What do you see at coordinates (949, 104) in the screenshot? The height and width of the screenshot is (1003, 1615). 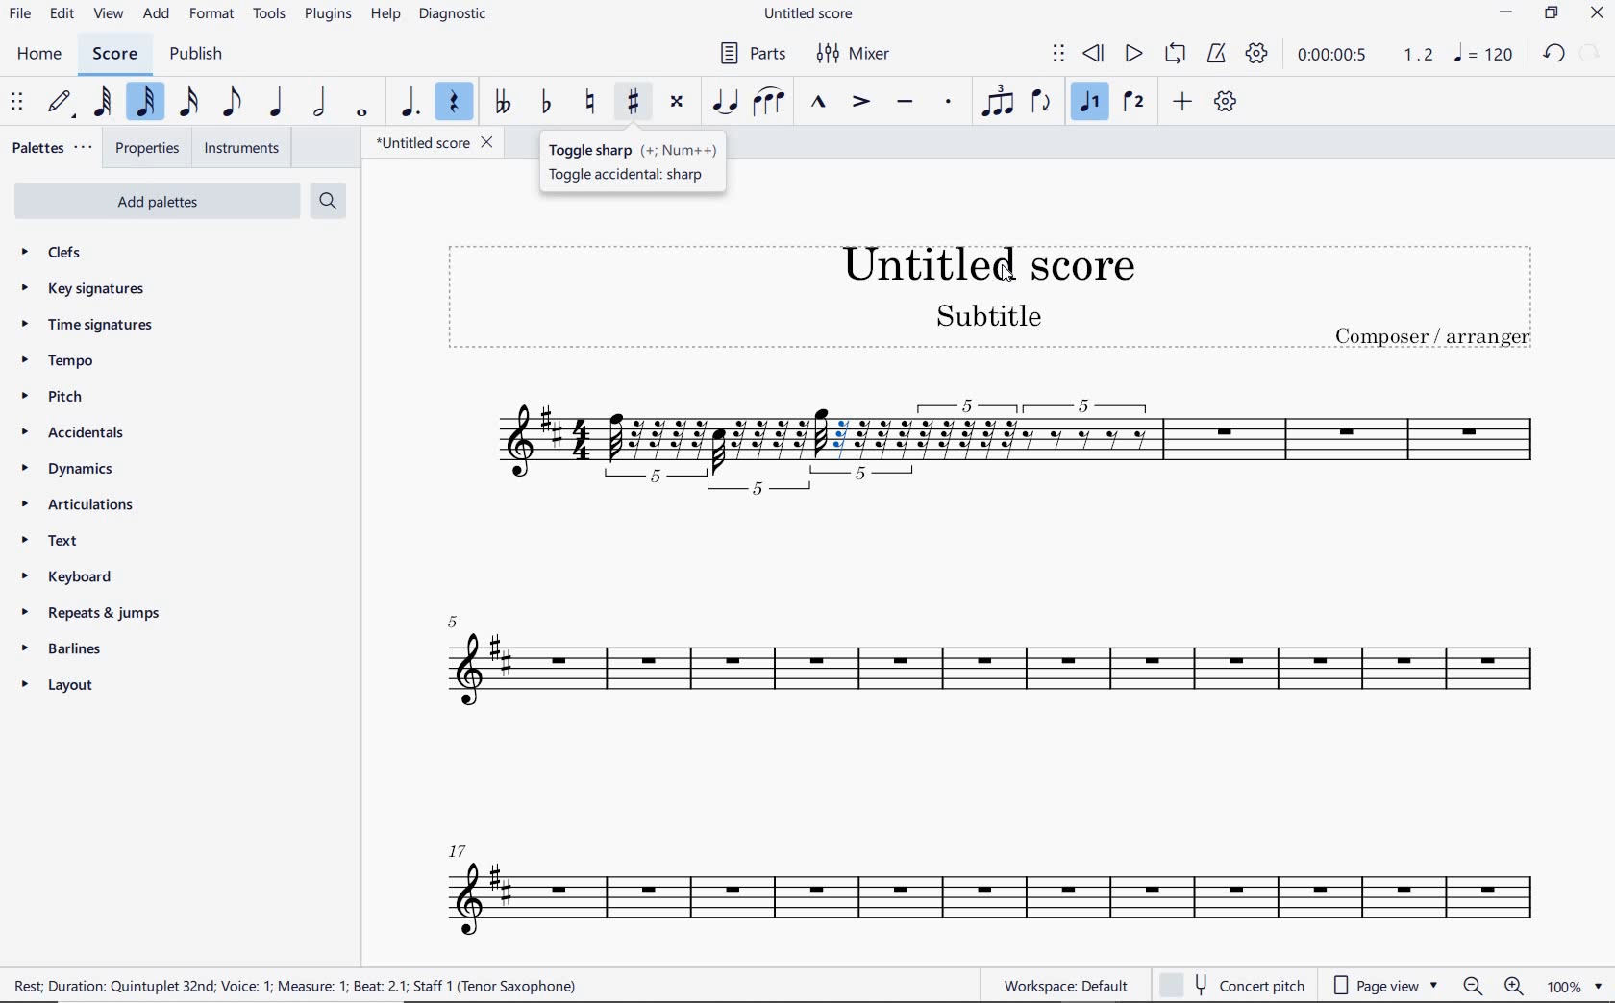 I see `STACCATO` at bounding box center [949, 104].